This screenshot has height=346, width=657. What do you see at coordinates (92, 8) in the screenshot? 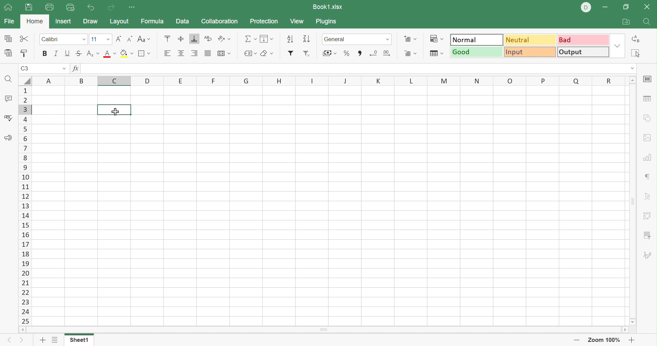
I see `Undo` at bounding box center [92, 8].